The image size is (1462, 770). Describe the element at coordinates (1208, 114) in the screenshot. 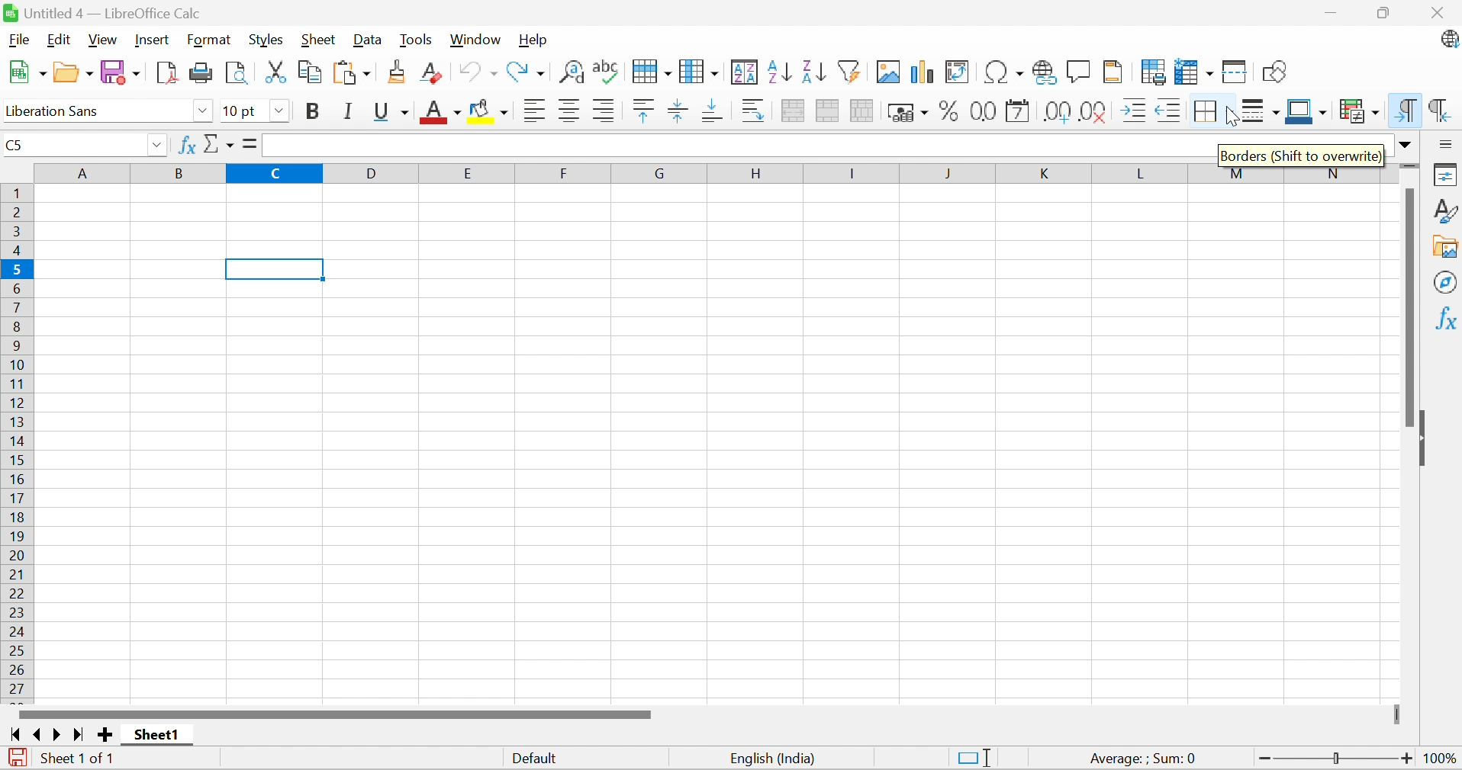

I see `Borders` at that location.